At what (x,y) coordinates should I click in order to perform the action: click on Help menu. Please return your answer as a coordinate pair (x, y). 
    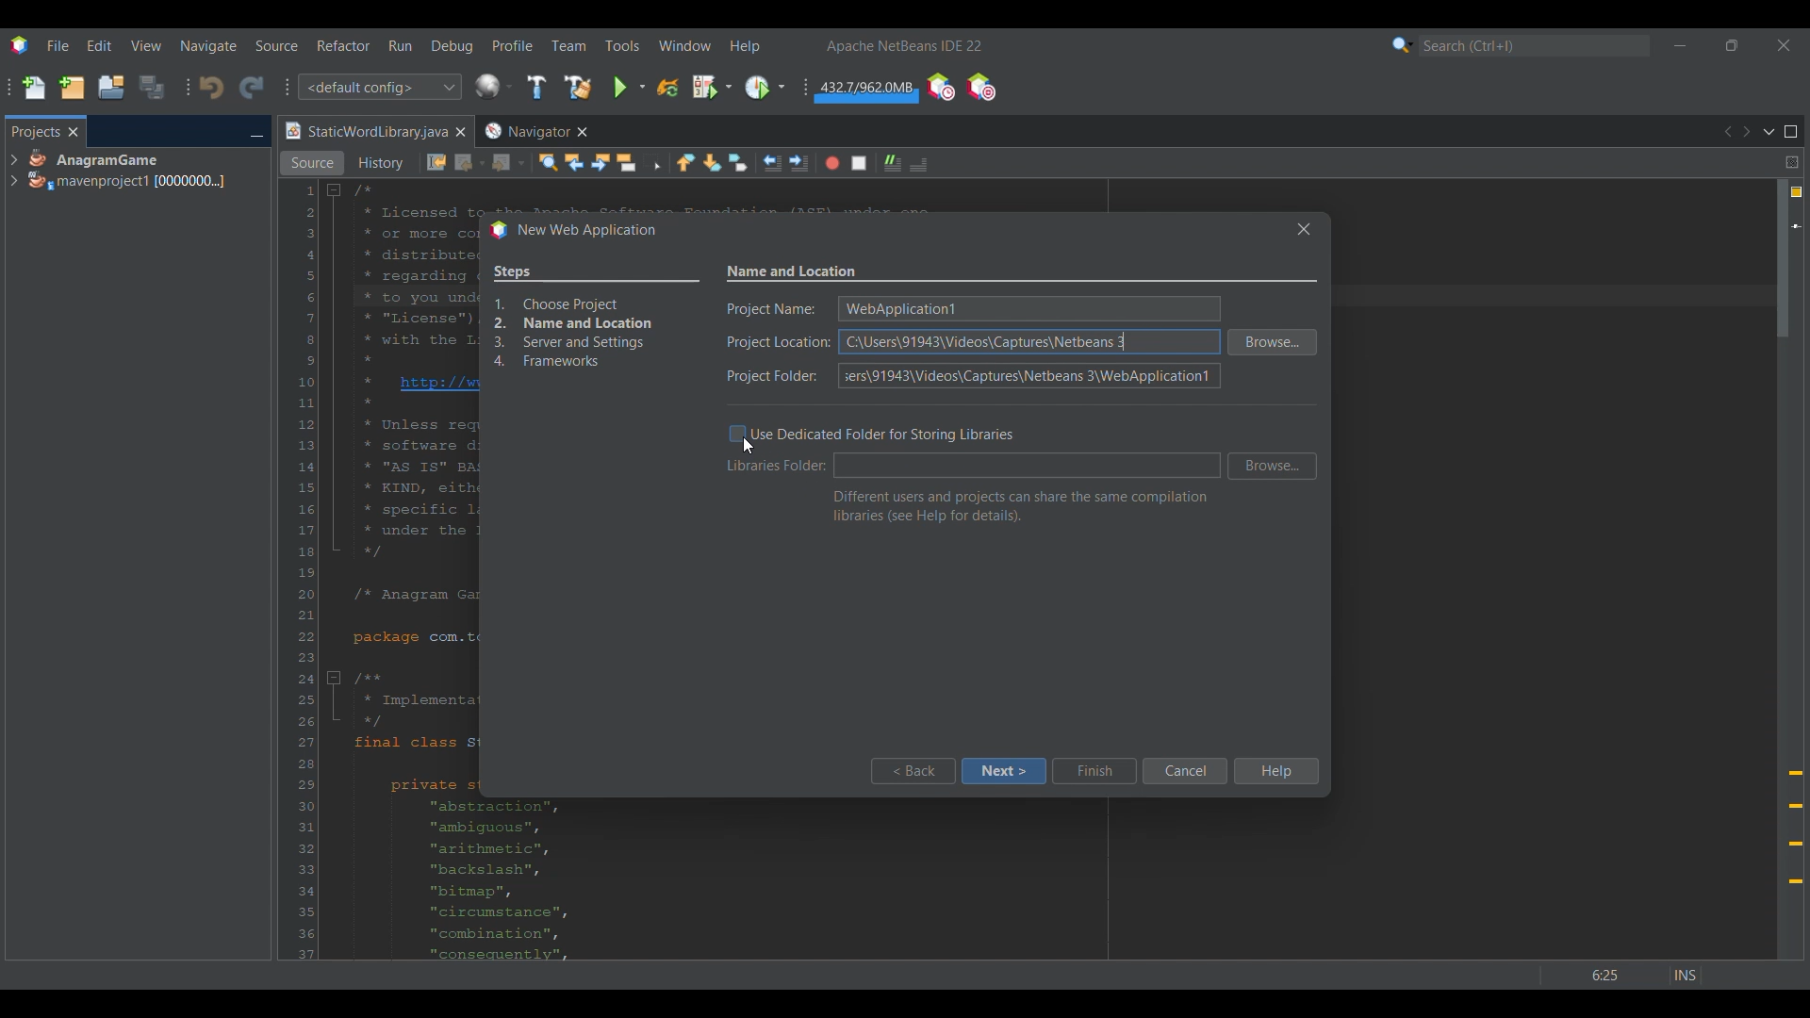
    Looking at the image, I should click on (745, 46).